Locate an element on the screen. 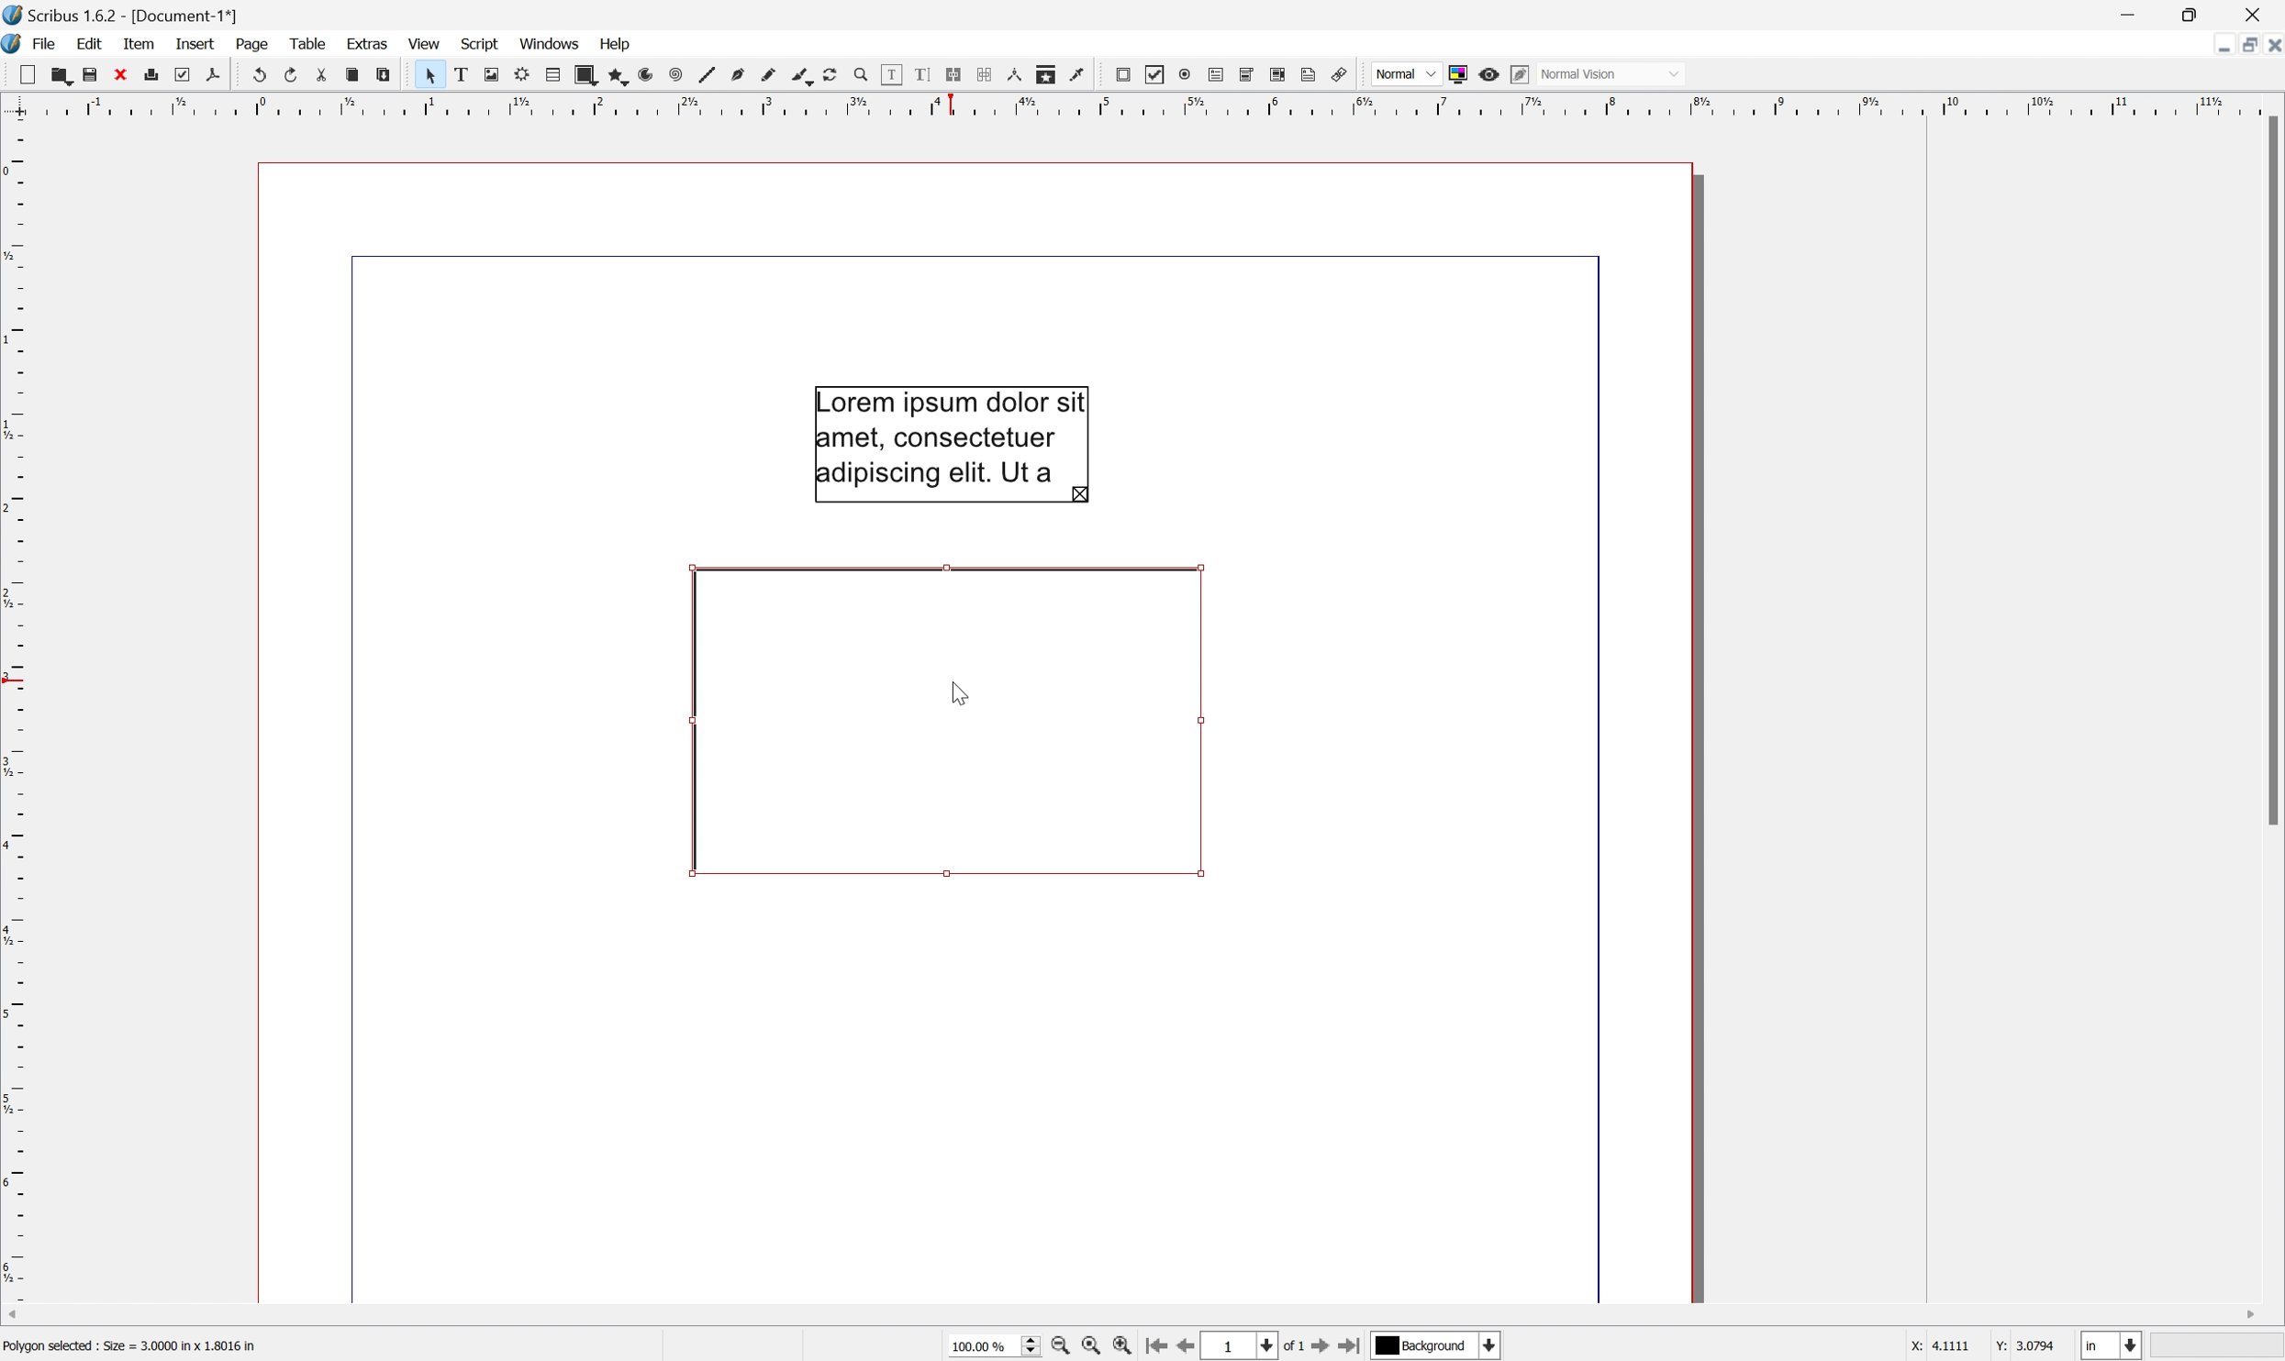 The height and width of the screenshot is (1361, 2285). Go to the first page is located at coordinates (1159, 1348).